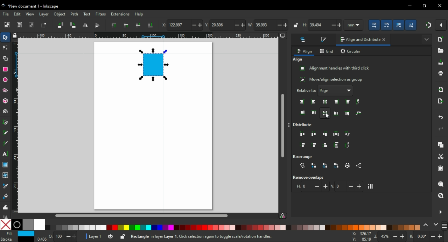 This screenshot has height=242, width=448. What do you see at coordinates (310, 177) in the screenshot?
I see `remove overlaps` at bounding box center [310, 177].